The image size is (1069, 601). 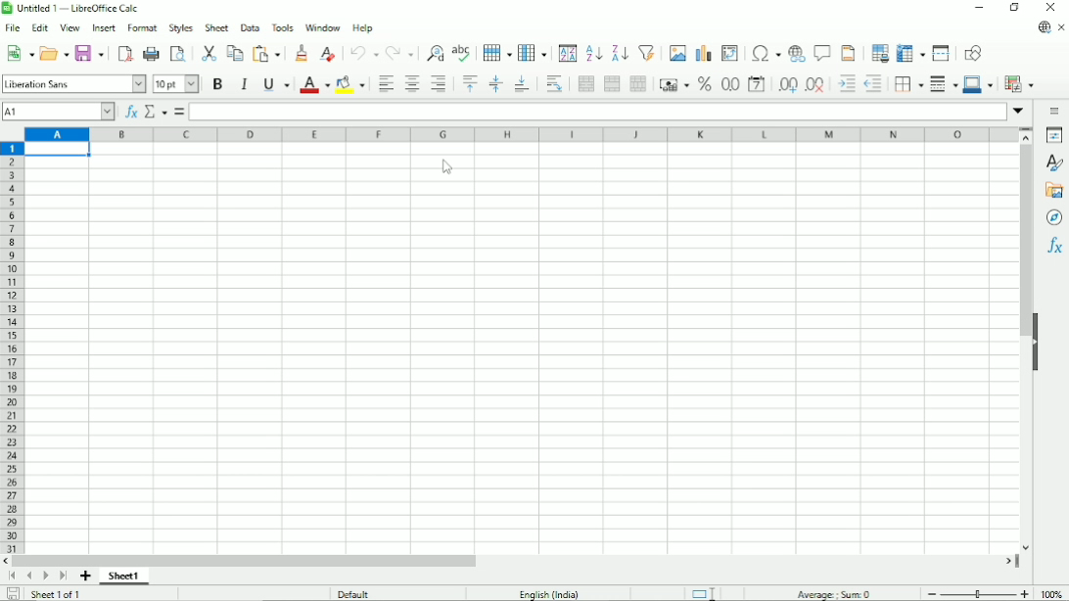 What do you see at coordinates (1039, 343) in the screenshot?
I see `Hide` at bounding box center [1039, 343].